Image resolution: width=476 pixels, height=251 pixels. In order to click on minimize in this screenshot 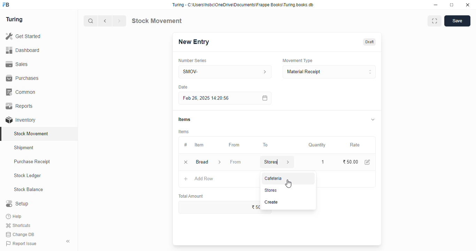, I will do `click(436, 5)`.